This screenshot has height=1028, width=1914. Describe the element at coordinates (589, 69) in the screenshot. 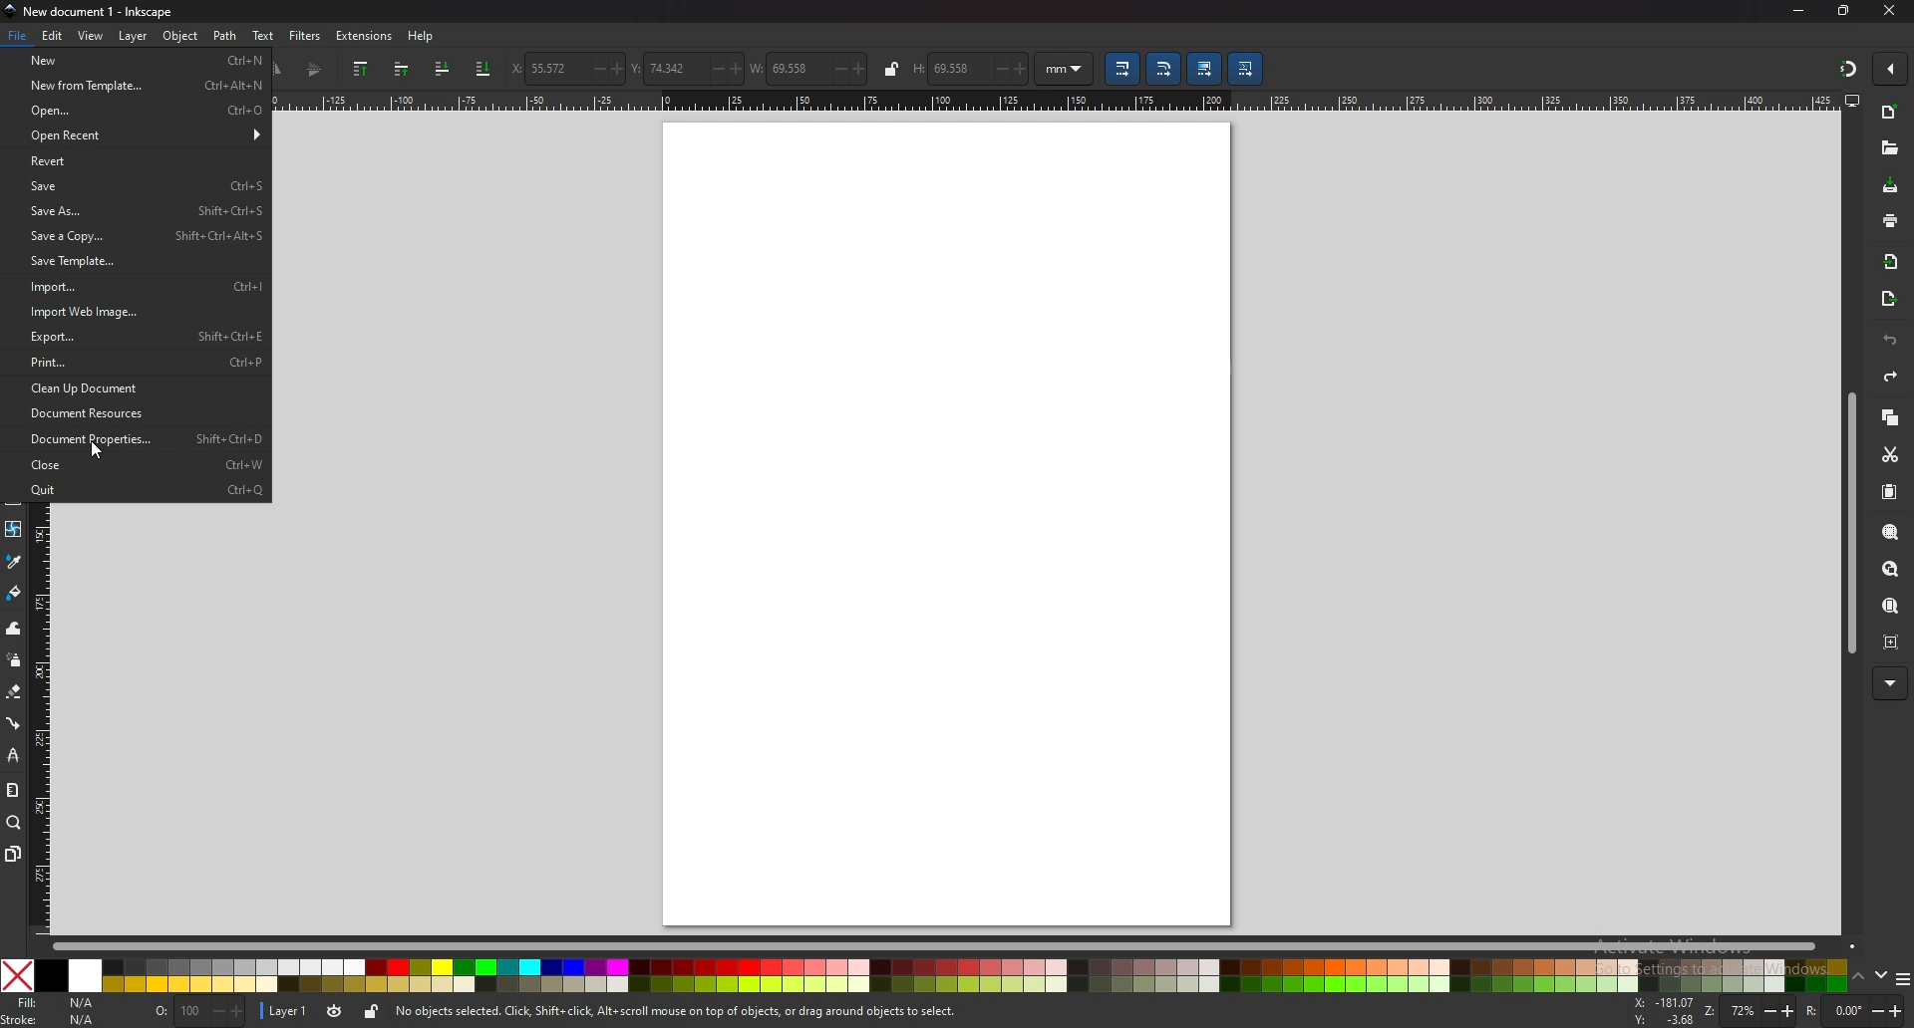

I see `-` at that location.